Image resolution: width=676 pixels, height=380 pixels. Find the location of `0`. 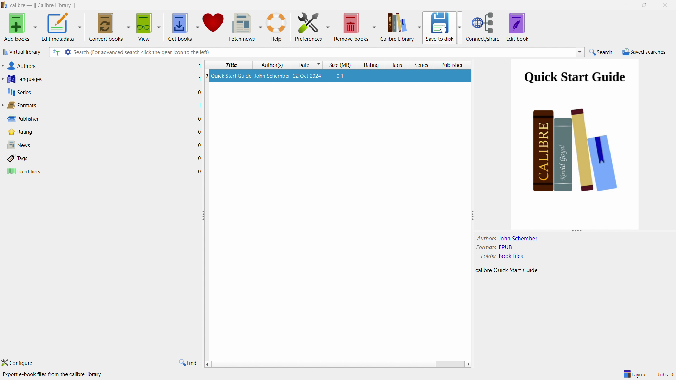

0 is located at coordinates (199, 158).